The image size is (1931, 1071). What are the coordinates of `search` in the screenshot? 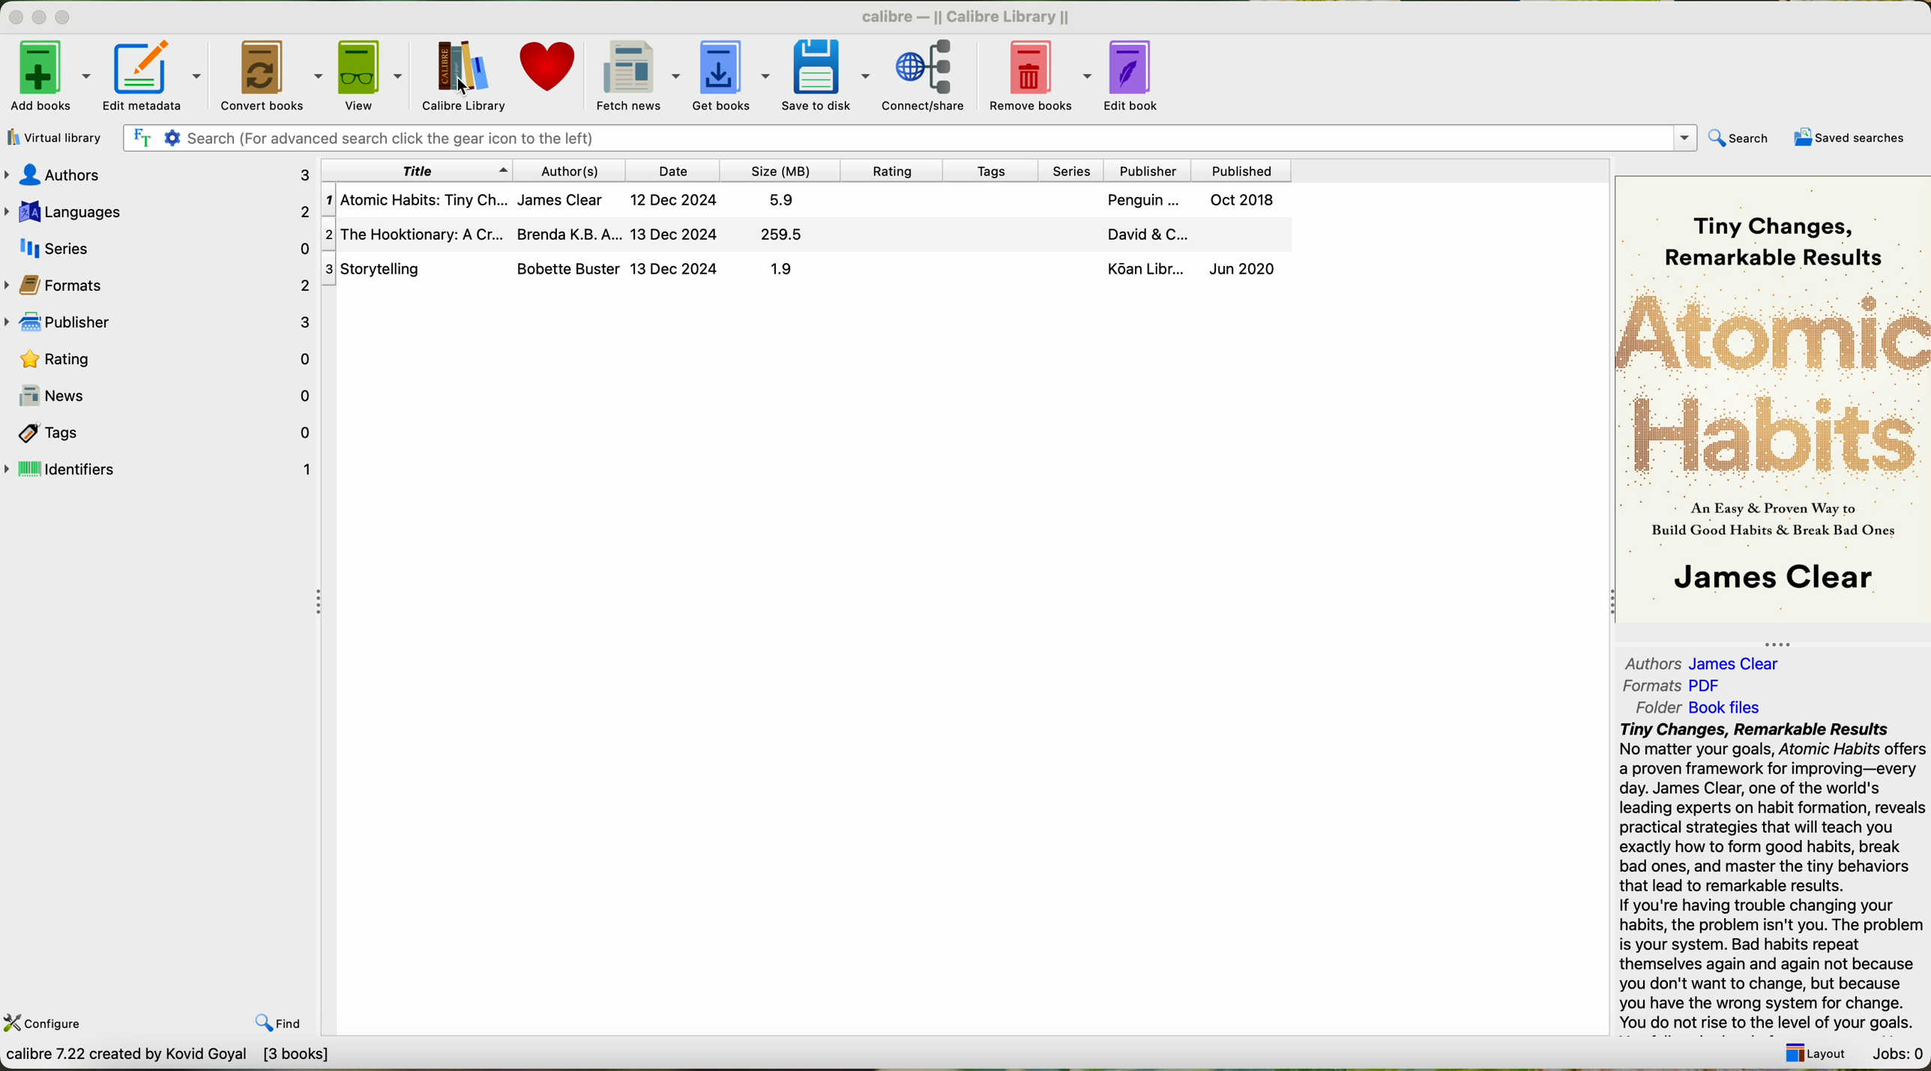 It's located at (1741, 139).